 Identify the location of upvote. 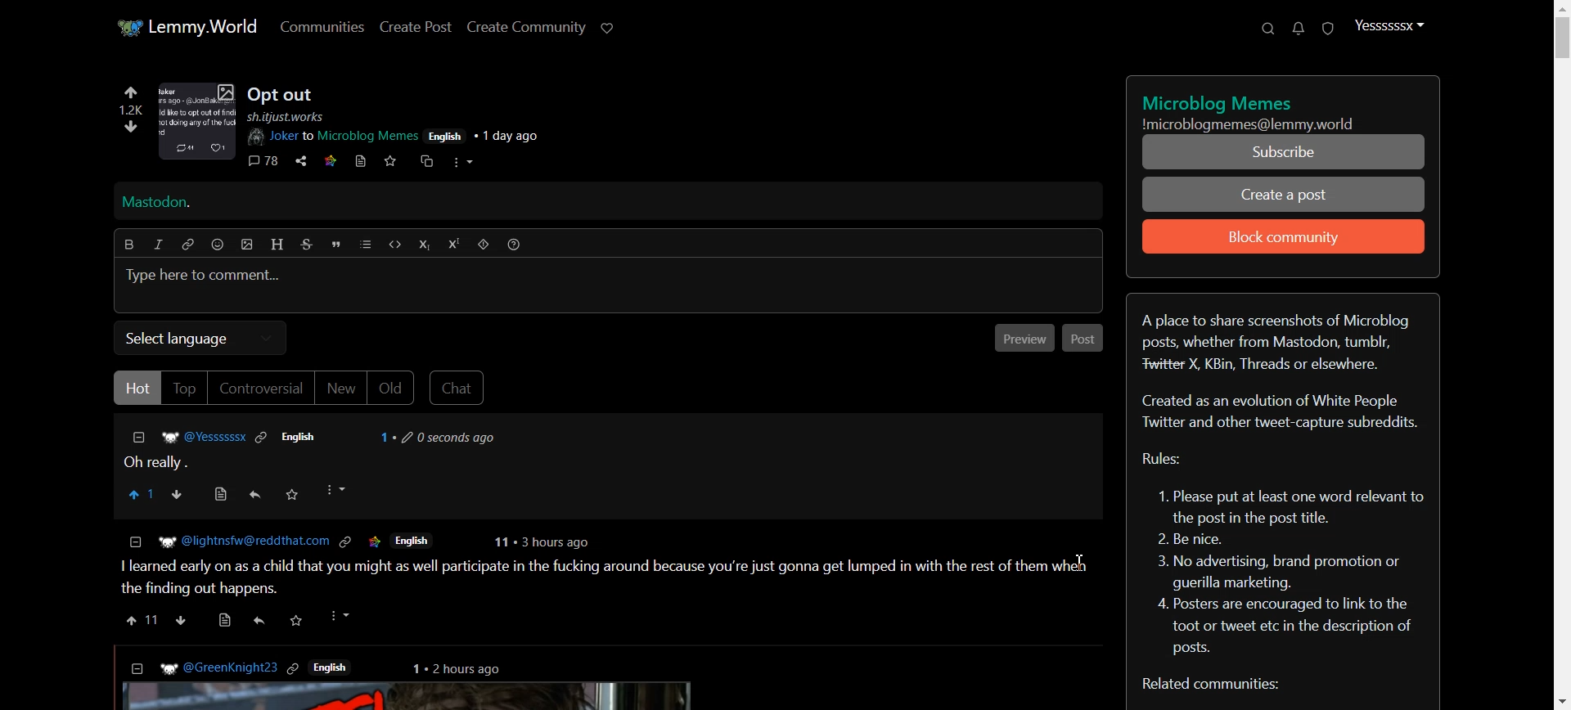
(130, 94).